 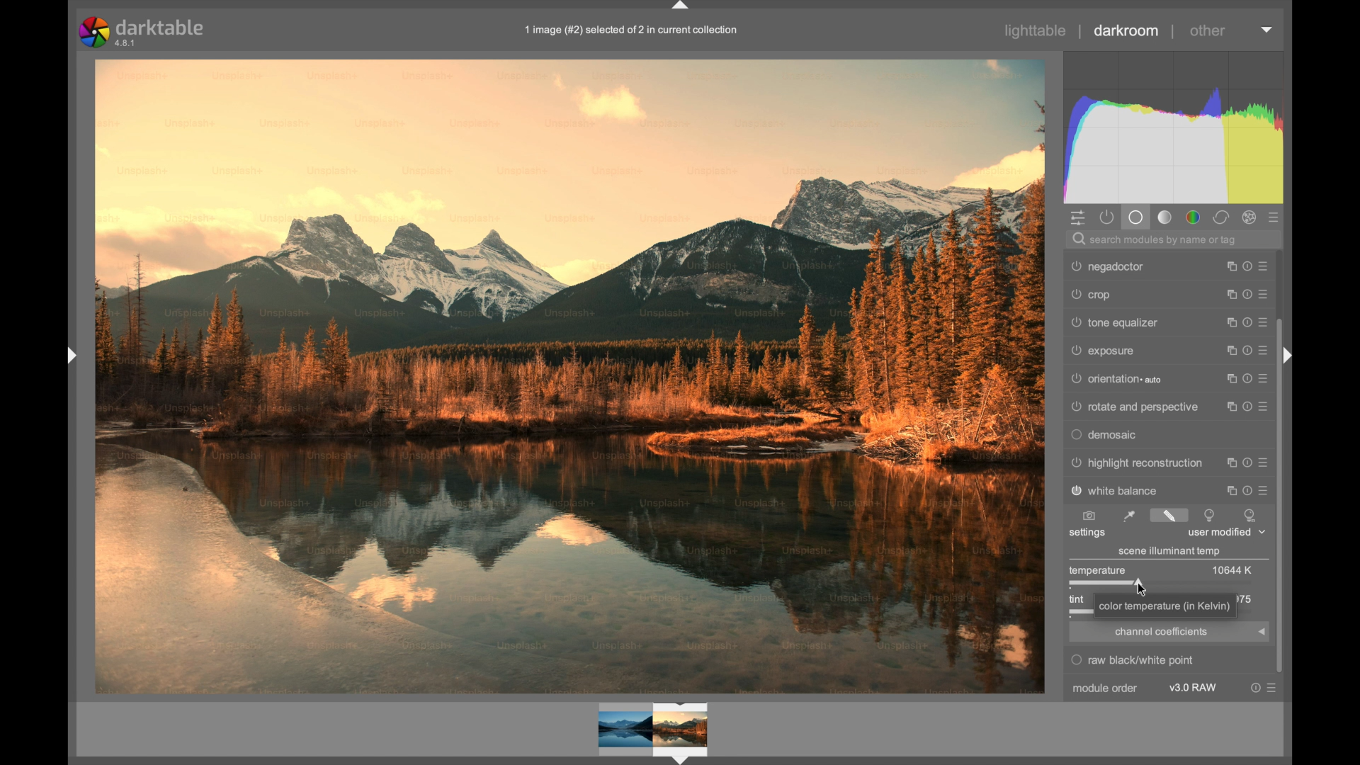 I want to click on negadoctor, so click(x=1106, y=265).